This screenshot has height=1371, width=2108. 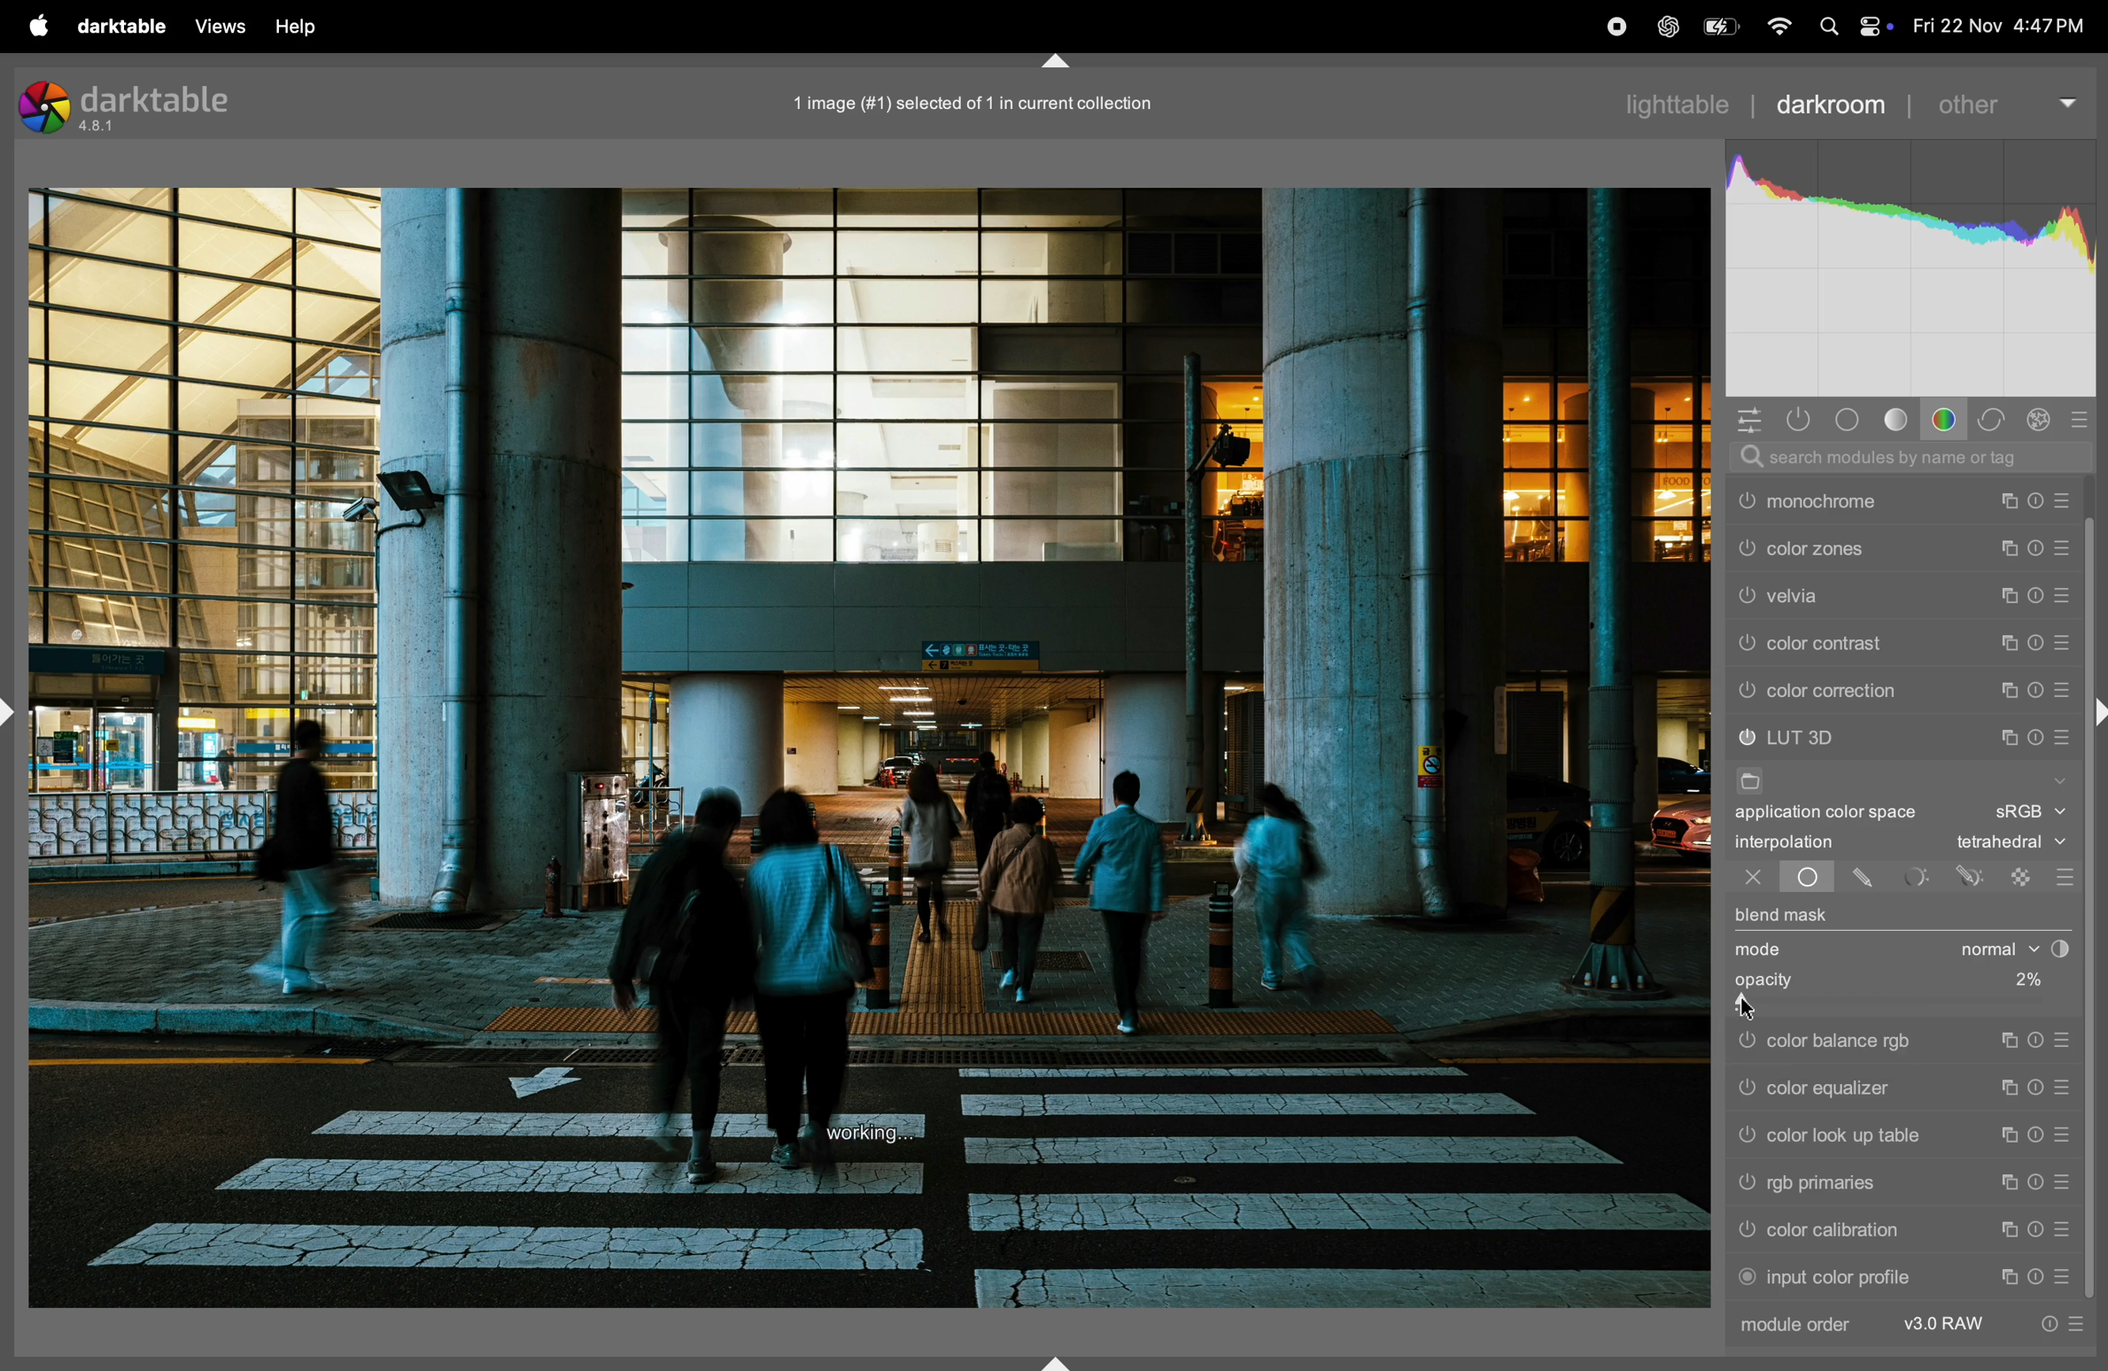 What do you see at coordinates (2063, 641) in the screenshot?
I see `presets` at bounding box center [2063, 641].